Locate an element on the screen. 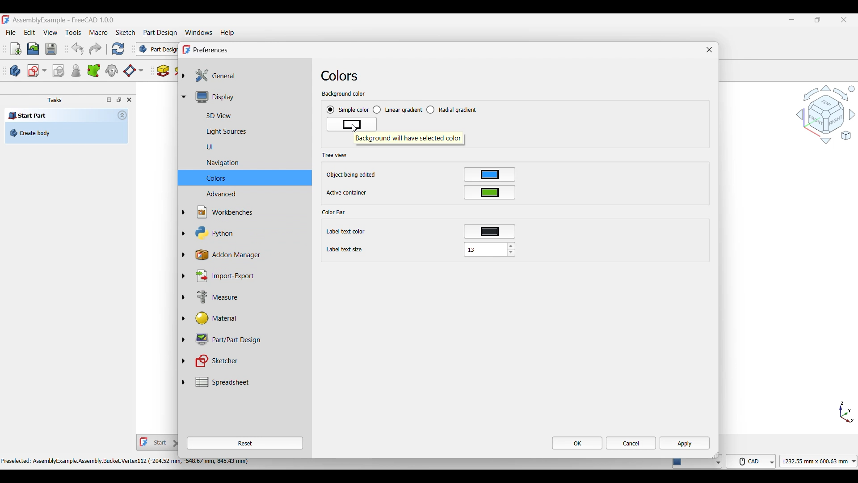 The width and height of the screenshot is (858, 483). Sketch menu is located at coordinates (125, 33).